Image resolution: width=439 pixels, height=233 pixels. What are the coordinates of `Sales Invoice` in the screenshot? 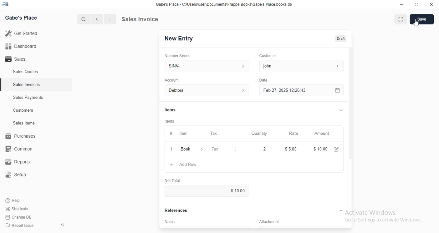 It's located at (155, 19).